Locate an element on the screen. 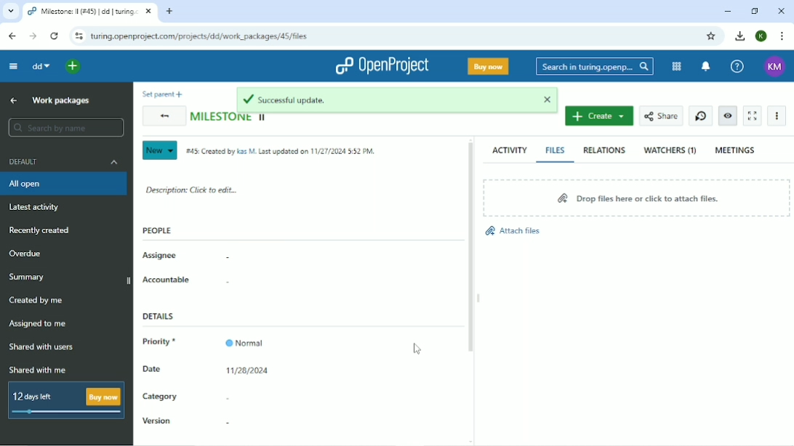  Search is located at coordinates (594, 67).